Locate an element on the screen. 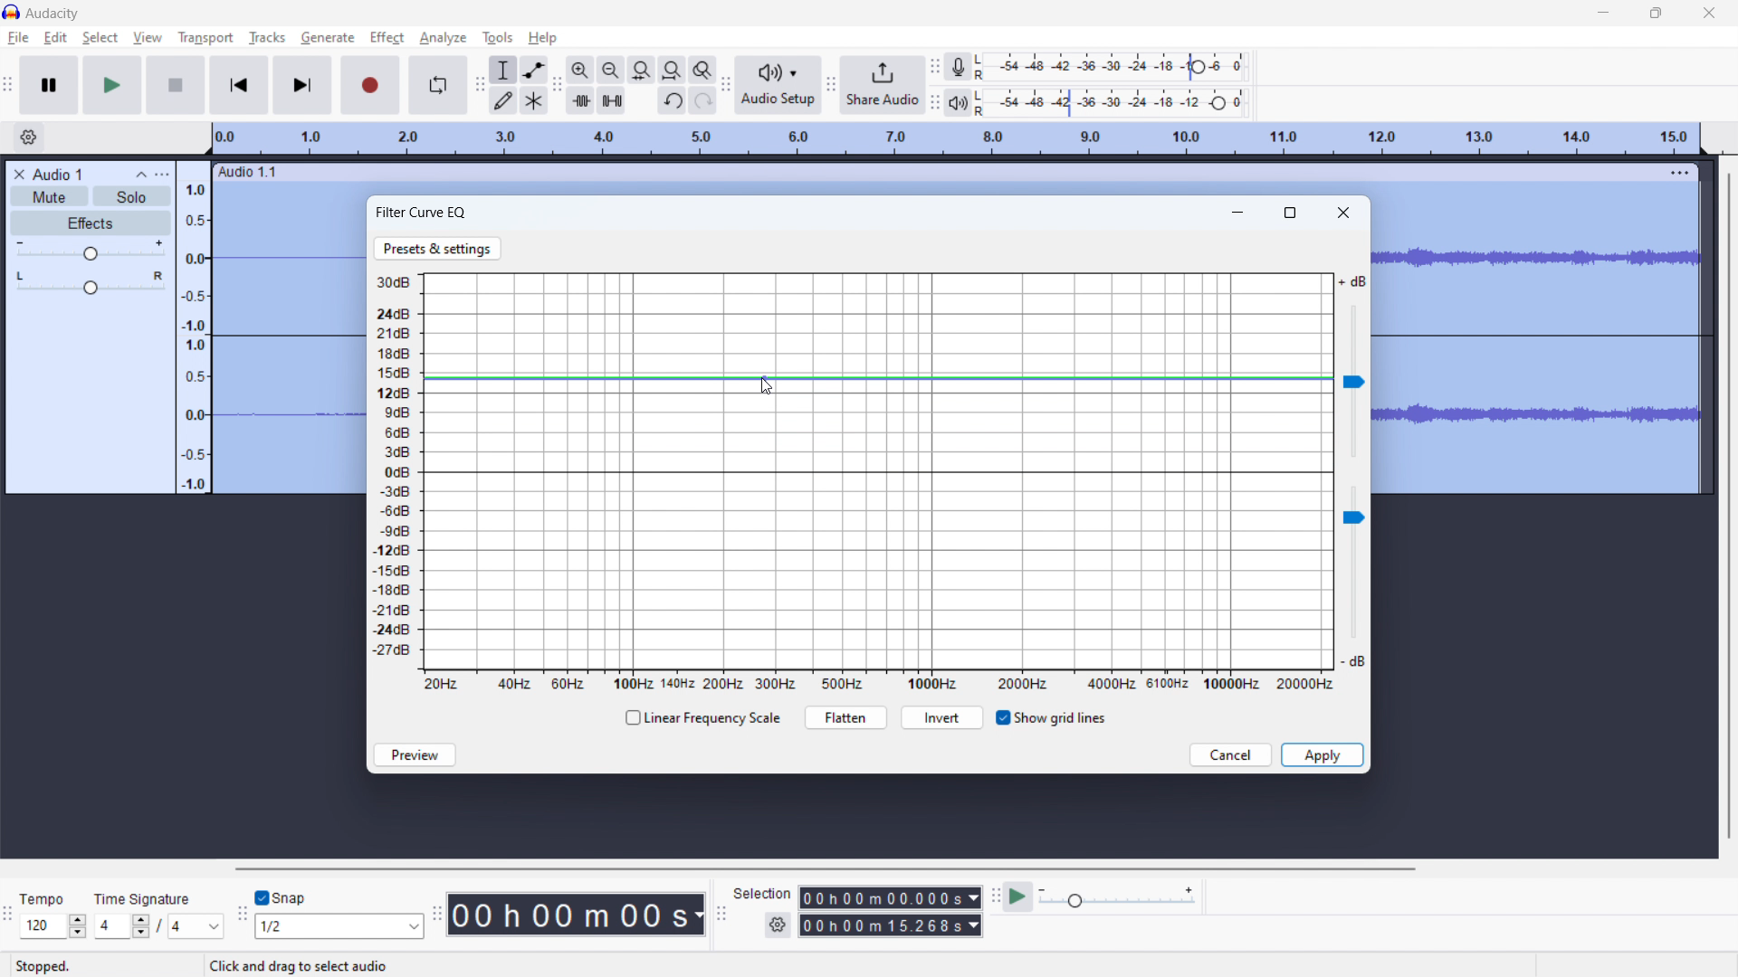 The image size is (1738, 977). play at speed is located at coordinates (1019, 896).